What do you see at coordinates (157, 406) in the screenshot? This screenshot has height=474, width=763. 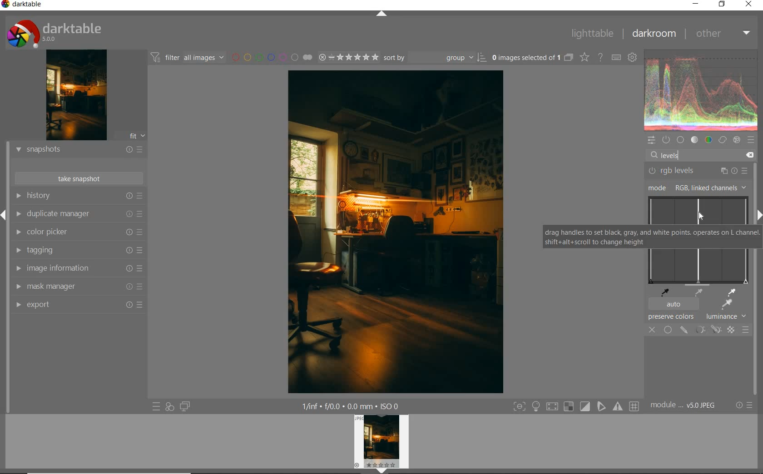 I see `quick access to presets` at bounding box center [157, 406].